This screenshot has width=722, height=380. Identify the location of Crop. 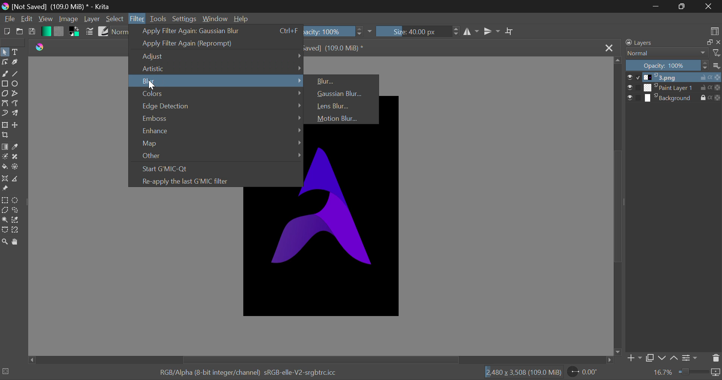
(5, 135).